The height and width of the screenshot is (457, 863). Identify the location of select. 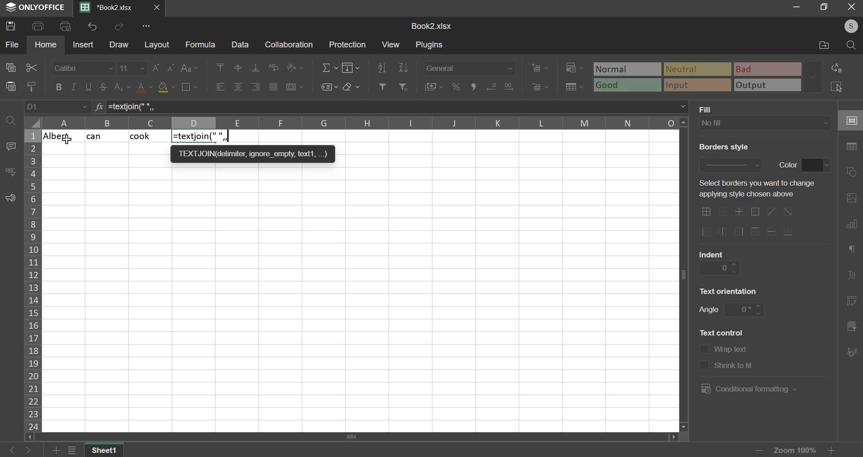
(841, 87).